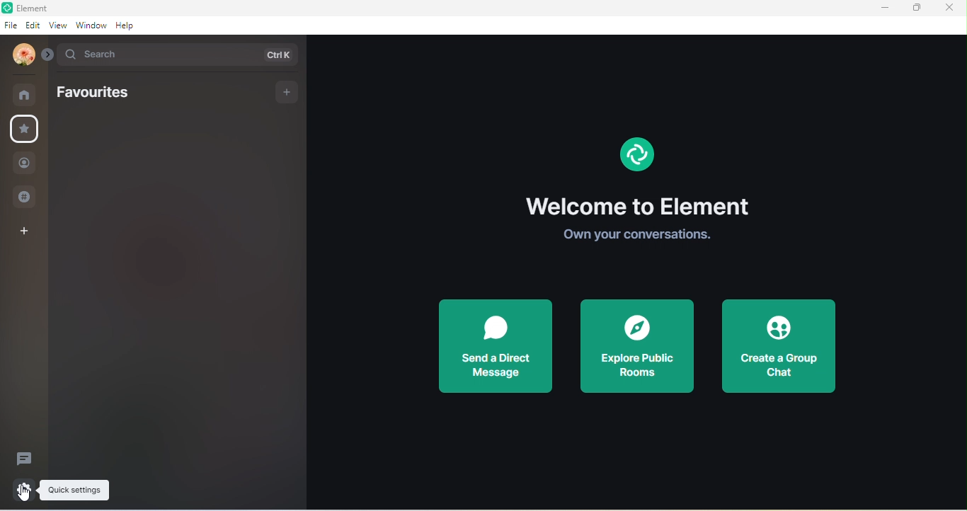  What do you see at coordinates (26, 130) in the screenshot?
I see `favourite` at bounding box center [26, 130].